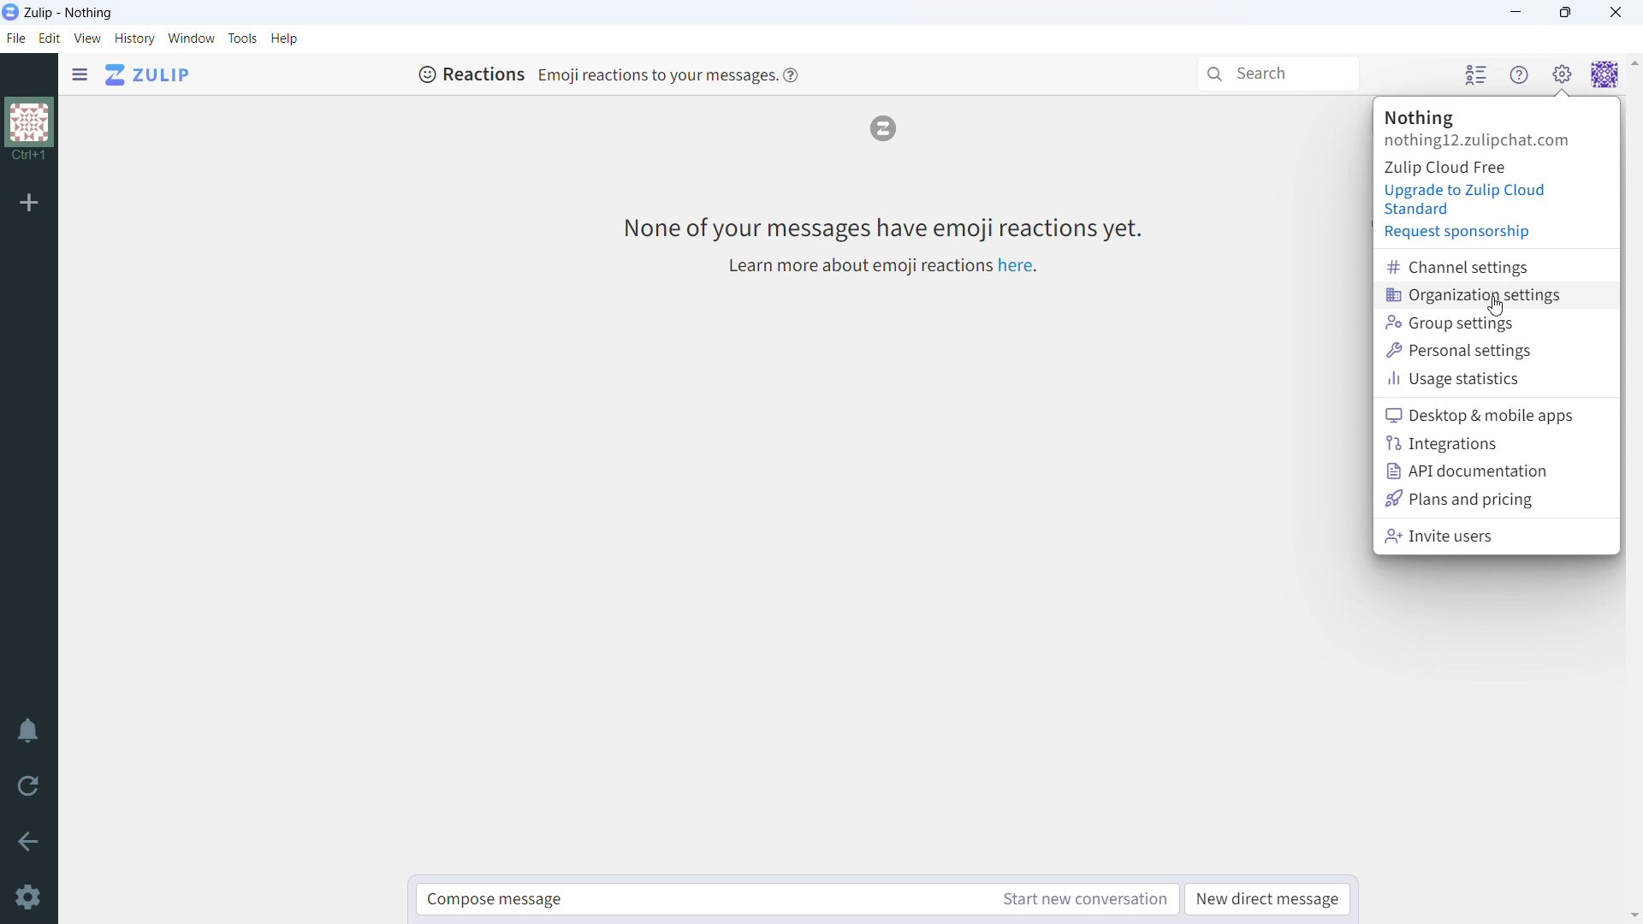 This screenshot has width=1643, height=924. I want to click on Emoji reactions to your messages, so click(655, 74).